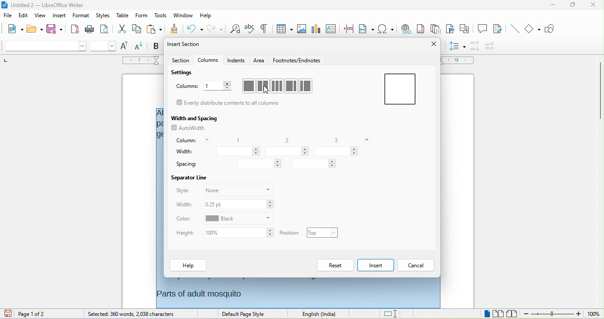  What do you see at coordinates (11, 29) in the screenshot?
I see `new` at bounding box center [11, 29].